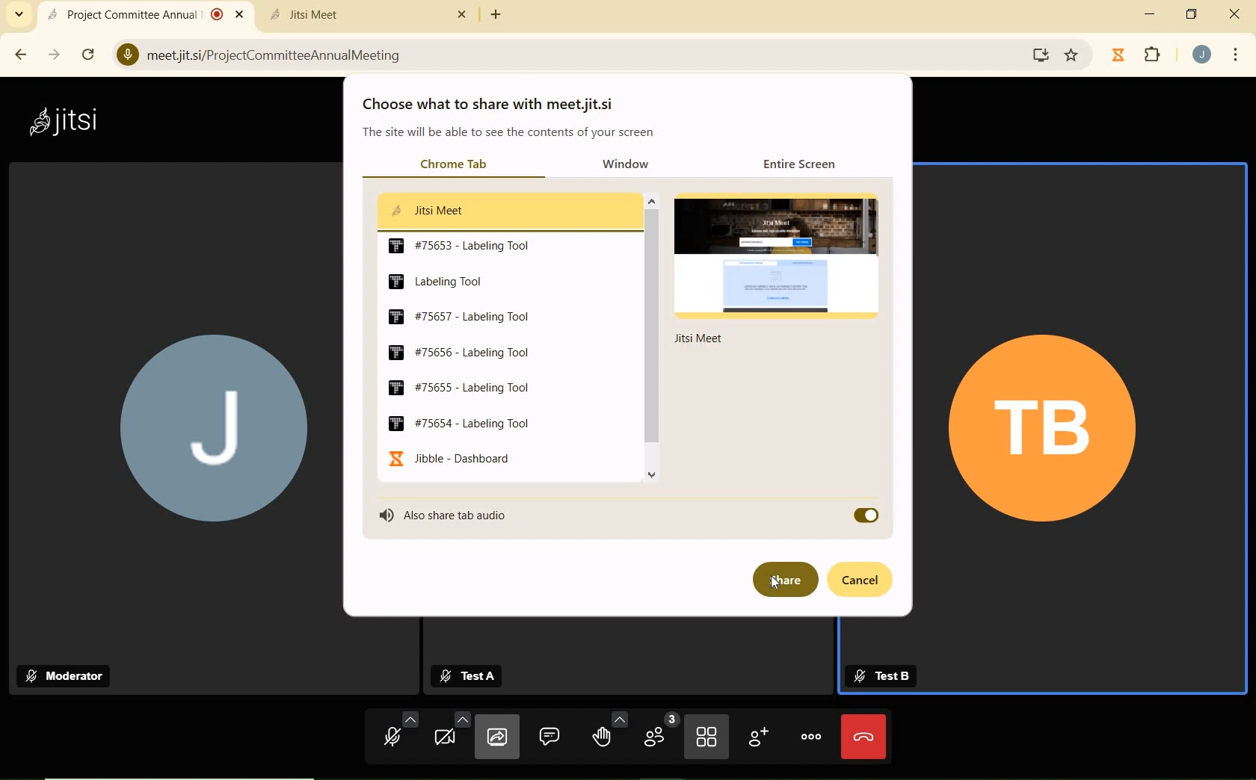 This screenshot has width=1256, height=780. I want to click on microphone, so click(400, 733).